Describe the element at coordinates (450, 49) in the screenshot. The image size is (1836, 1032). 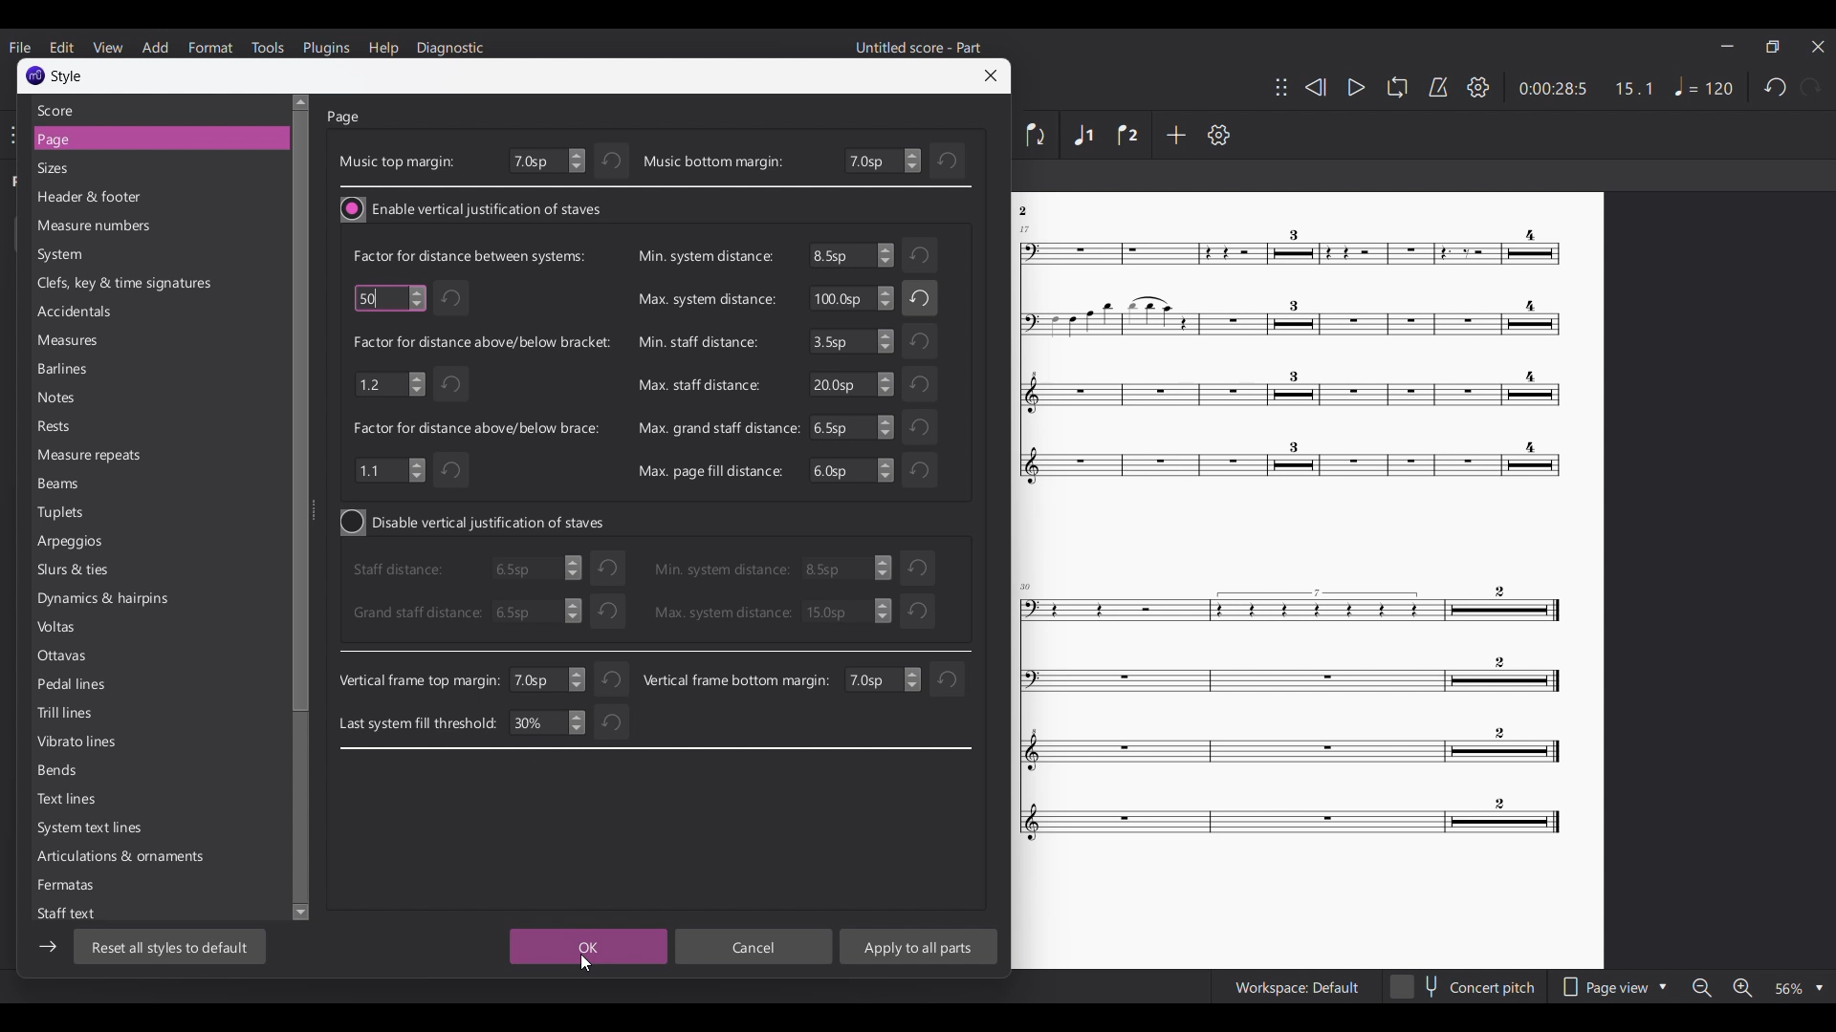
I see `Diagnostic menu` at that location.